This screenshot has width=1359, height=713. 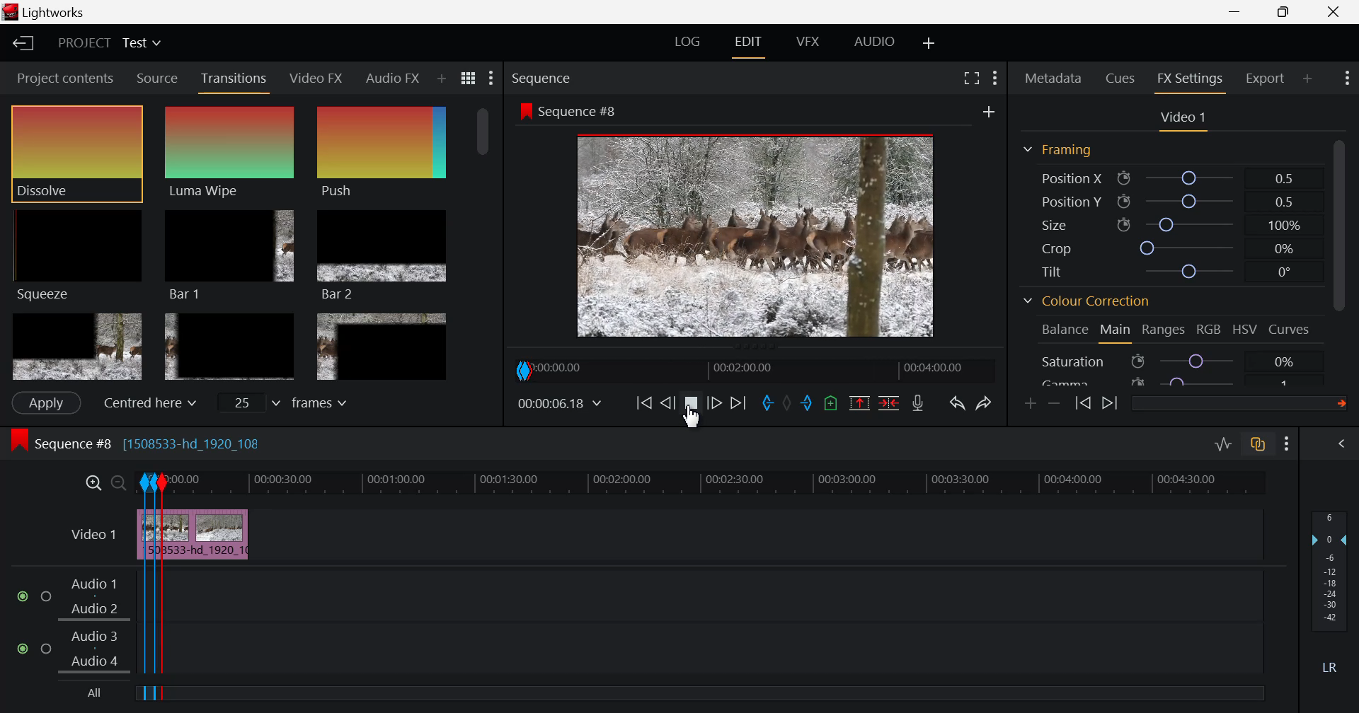 I want to click on Add keyframe, so click(x=1032, y=403).